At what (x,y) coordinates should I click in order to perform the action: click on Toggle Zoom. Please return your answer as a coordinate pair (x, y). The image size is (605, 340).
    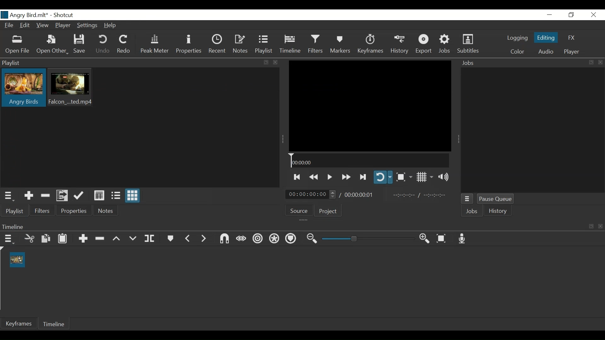
    Looking at the image, I should click on (404, 177).